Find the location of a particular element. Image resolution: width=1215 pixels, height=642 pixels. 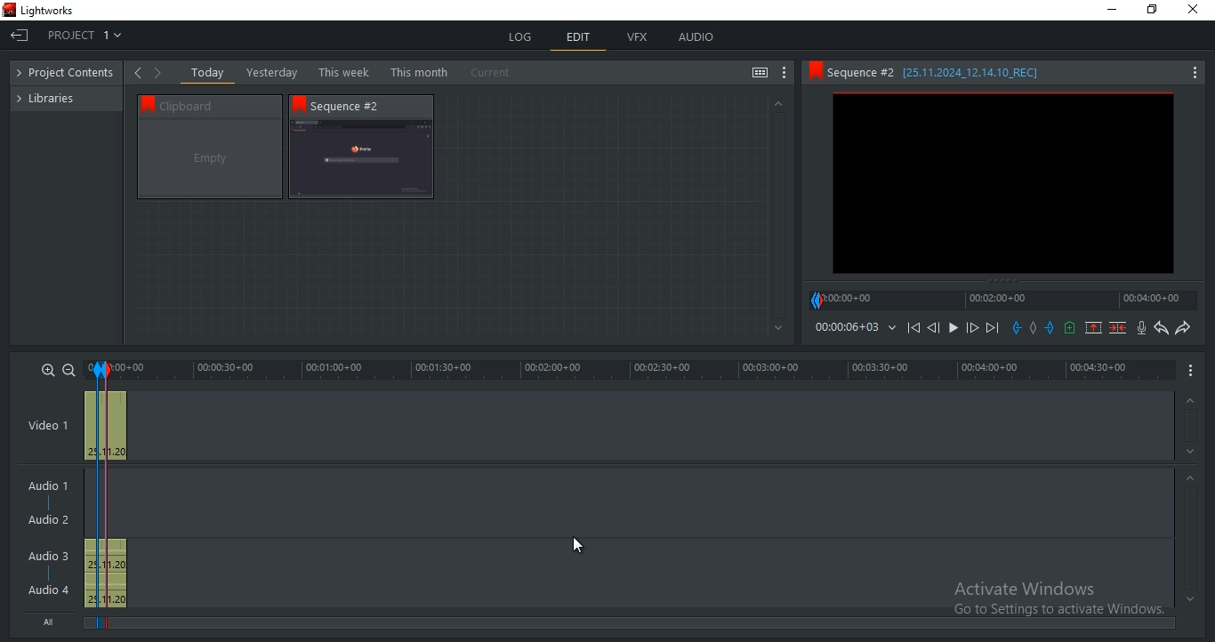

delete marked section is located at coordinates (1119, 327).